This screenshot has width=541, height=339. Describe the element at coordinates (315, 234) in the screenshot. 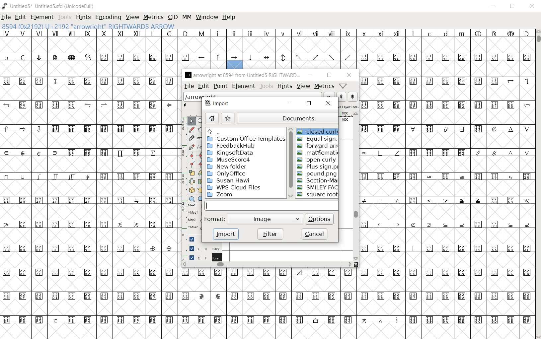

I see `cancel` at that location.